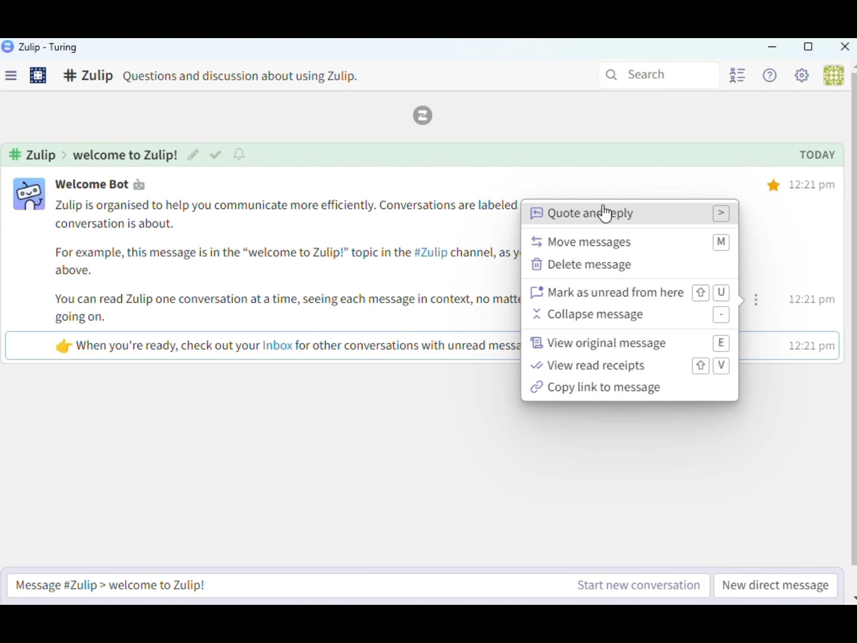  I want to click on Search, so click(656, 74).